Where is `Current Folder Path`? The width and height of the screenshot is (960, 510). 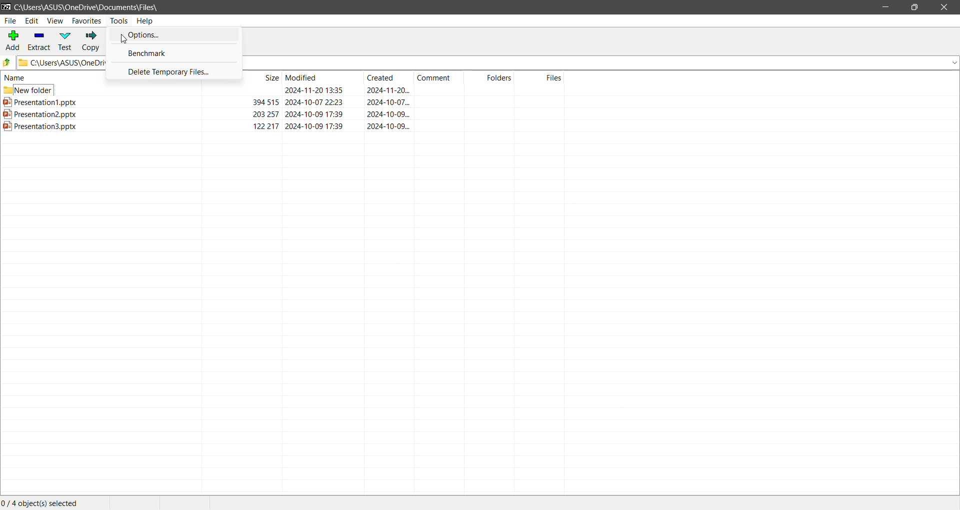 Current Folder Path is located at coordinates (93, 6).